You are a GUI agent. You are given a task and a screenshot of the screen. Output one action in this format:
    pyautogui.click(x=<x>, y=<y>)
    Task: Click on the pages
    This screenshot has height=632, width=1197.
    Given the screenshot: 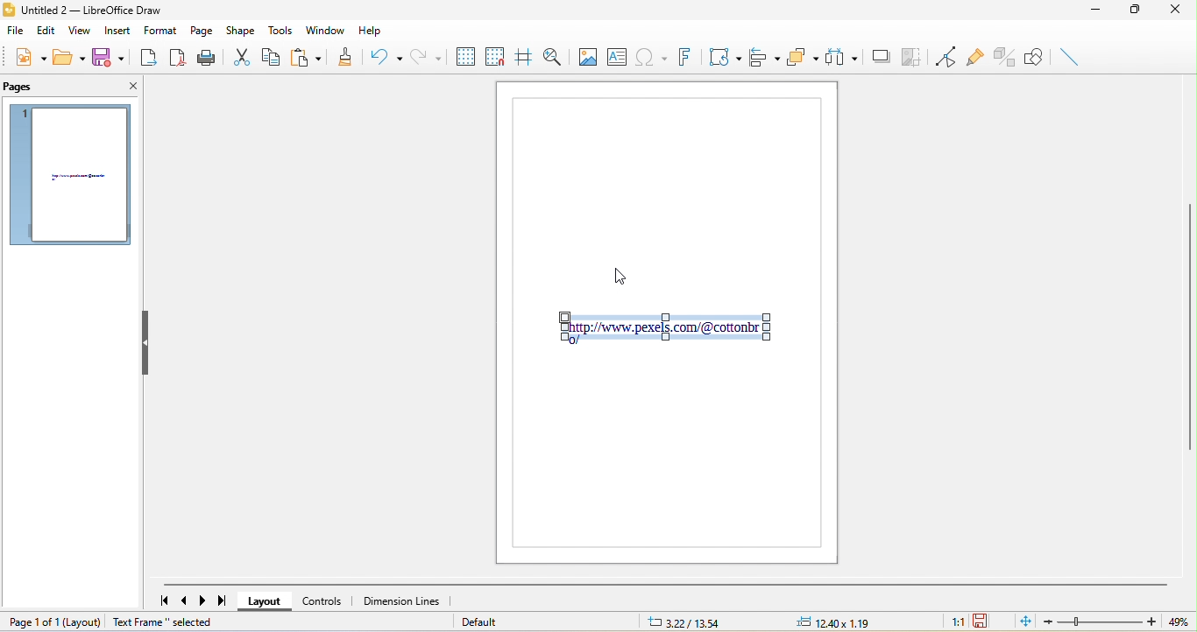 What is the action you would take?
    pyautogui.click(x=39, y=88)
    